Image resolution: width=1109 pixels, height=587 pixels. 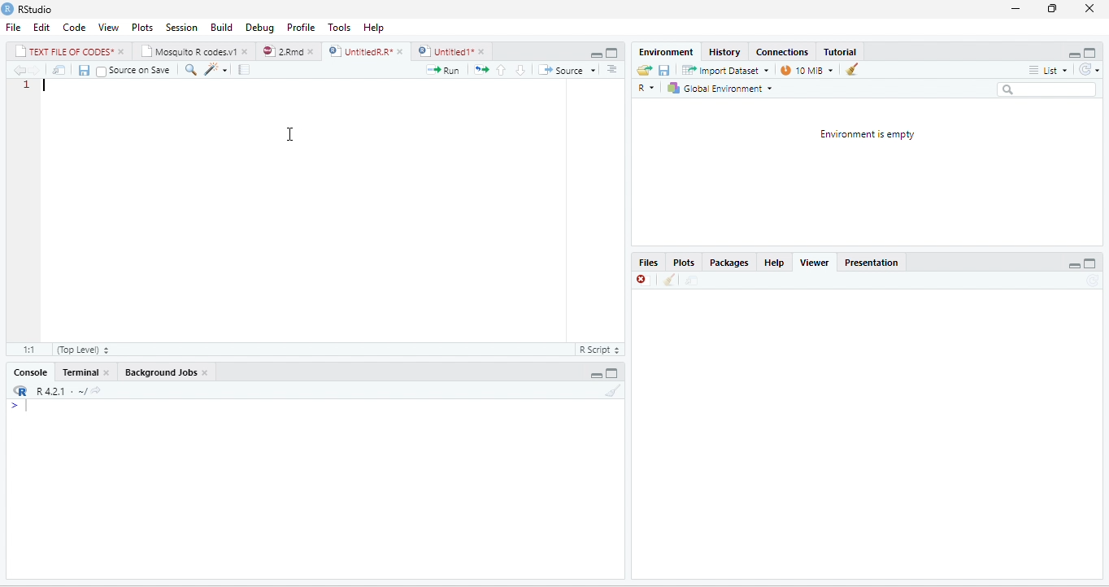 What do you see at coordinates (312, 50) in the screenshot?
I see `close` at bounding box center [312, 50].